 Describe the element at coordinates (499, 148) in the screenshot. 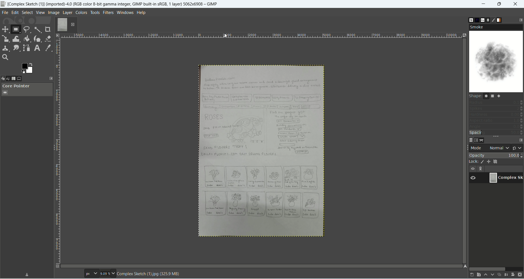

I see `normal` at that location.